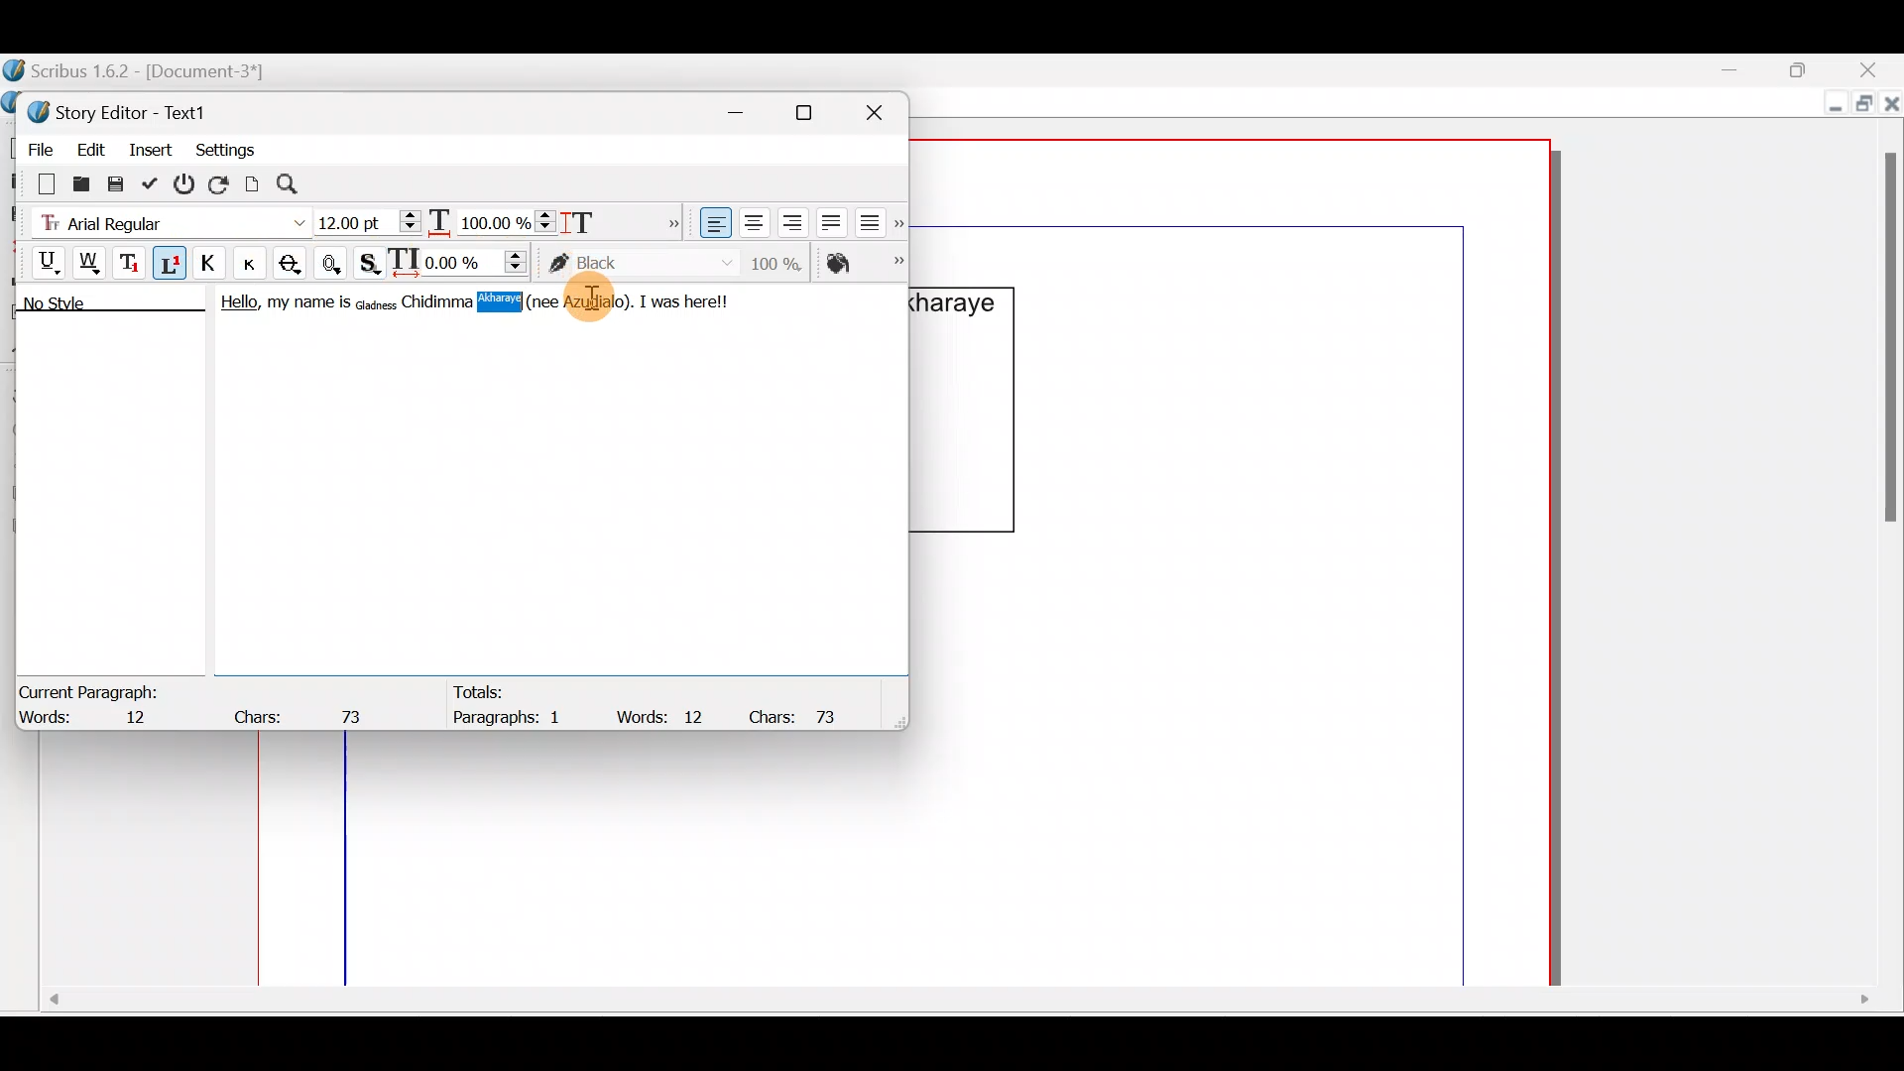 This screenshot has height=1071, width=1904. I want to click on Scroll bar, so click(1883, 541).